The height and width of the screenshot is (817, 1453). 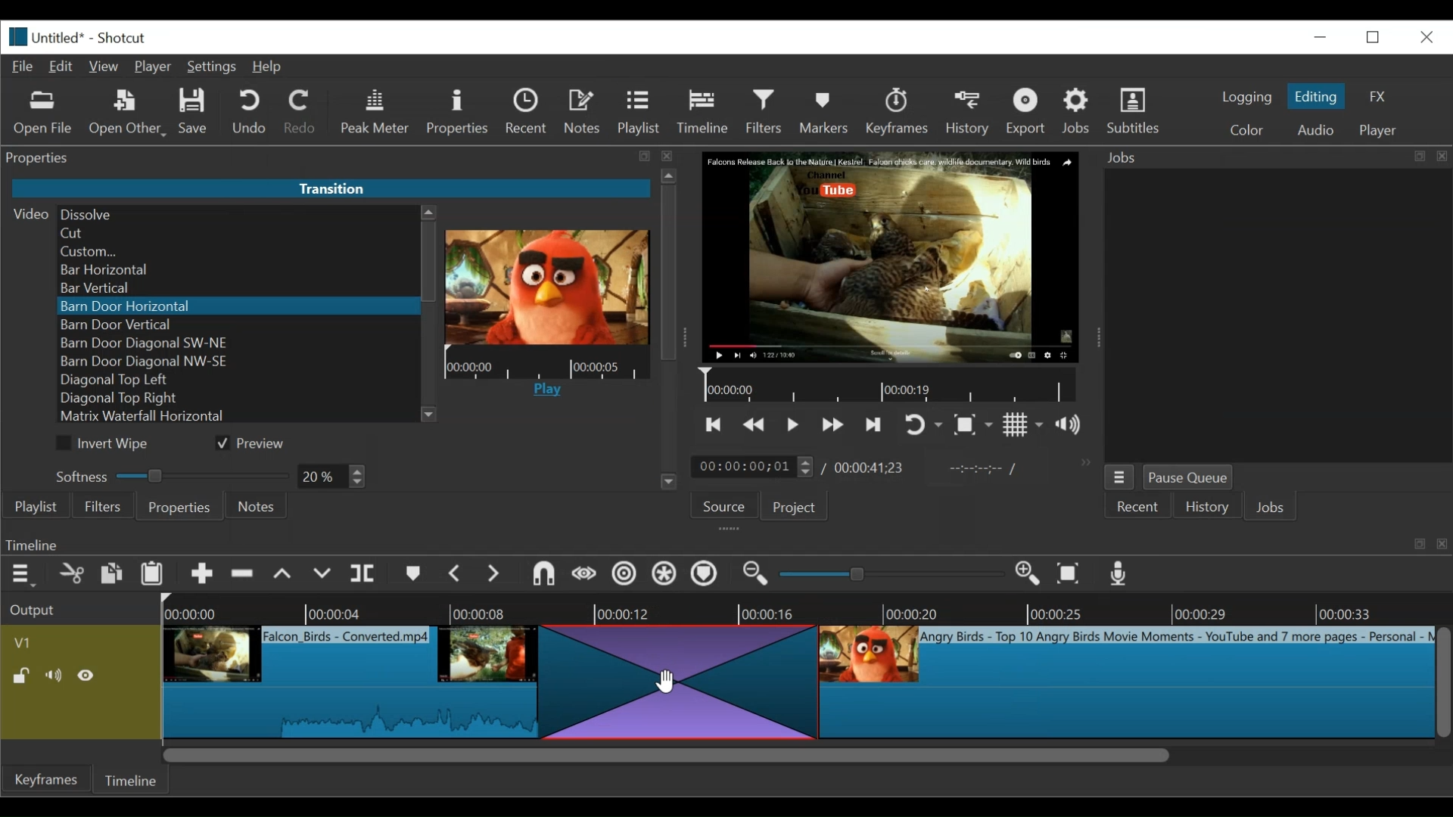 What do you see at coordinates (238, 380) in the screenshot?
I see `Diagonal Top left` at bounding box center [238, 380].